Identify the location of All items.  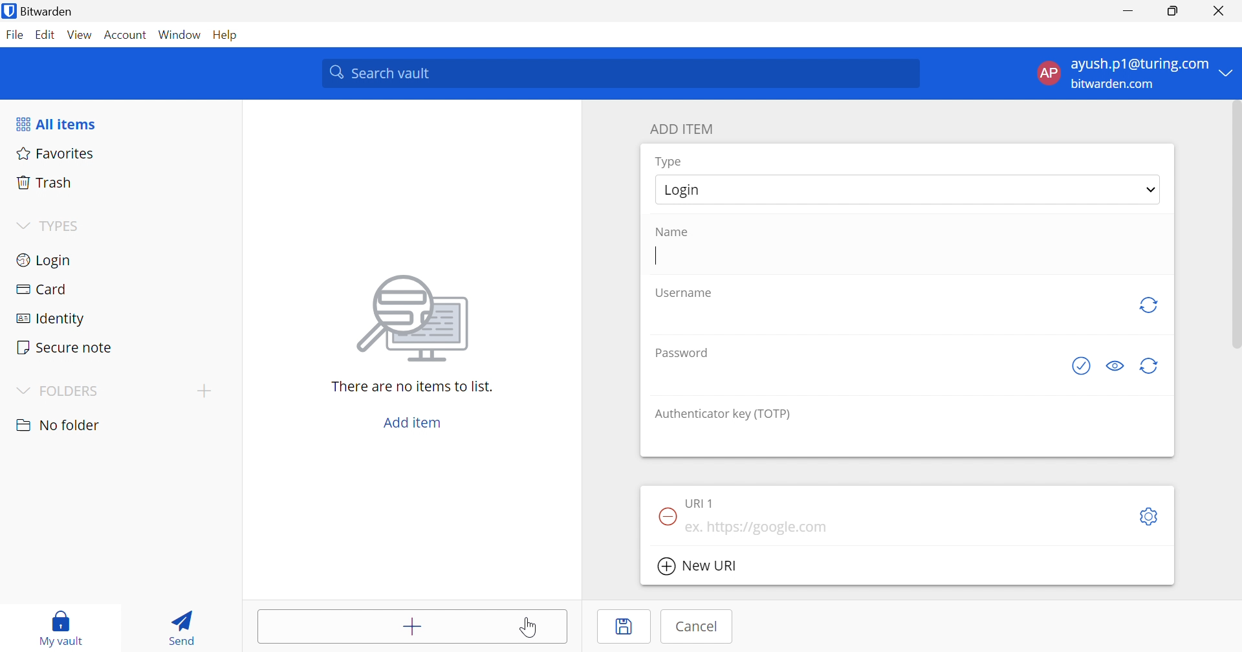
(58, 124).